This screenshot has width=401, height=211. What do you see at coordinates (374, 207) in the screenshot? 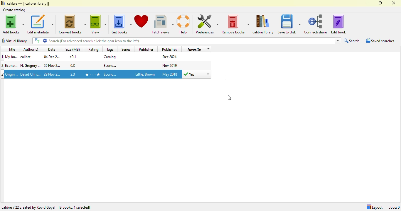
I see `Layout` at bounding box center [374, 207].